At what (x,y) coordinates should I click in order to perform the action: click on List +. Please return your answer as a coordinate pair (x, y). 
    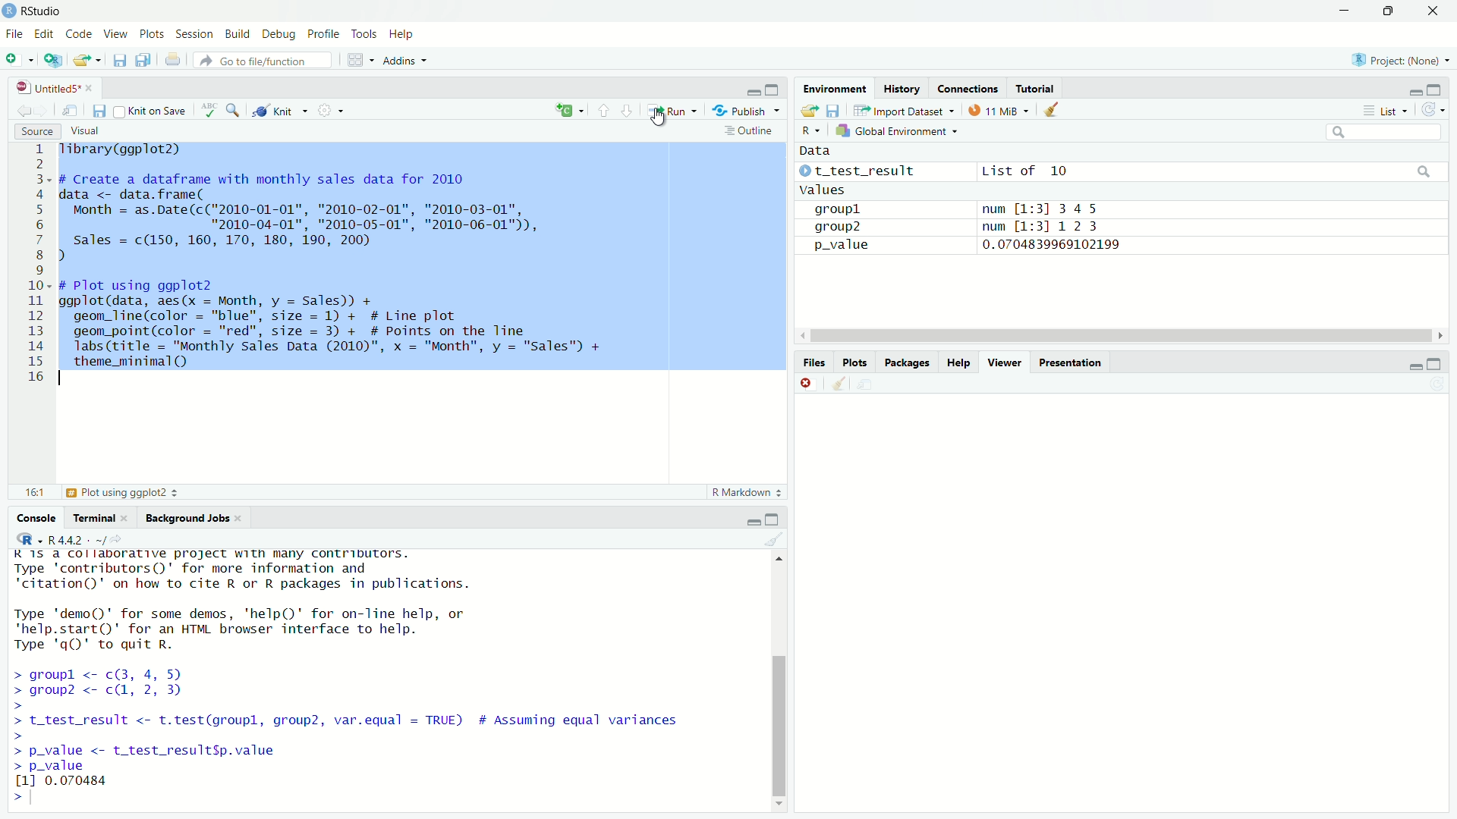
    Looking at the image, I should click on (1383, 110).